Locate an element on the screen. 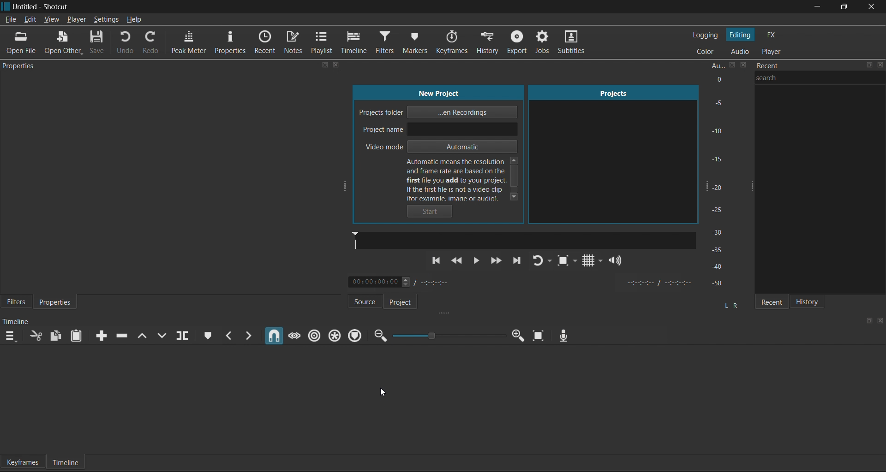 Image resolution: width=886 pixels, height=472 pixels. Redo is located at coordinates (152, 44).